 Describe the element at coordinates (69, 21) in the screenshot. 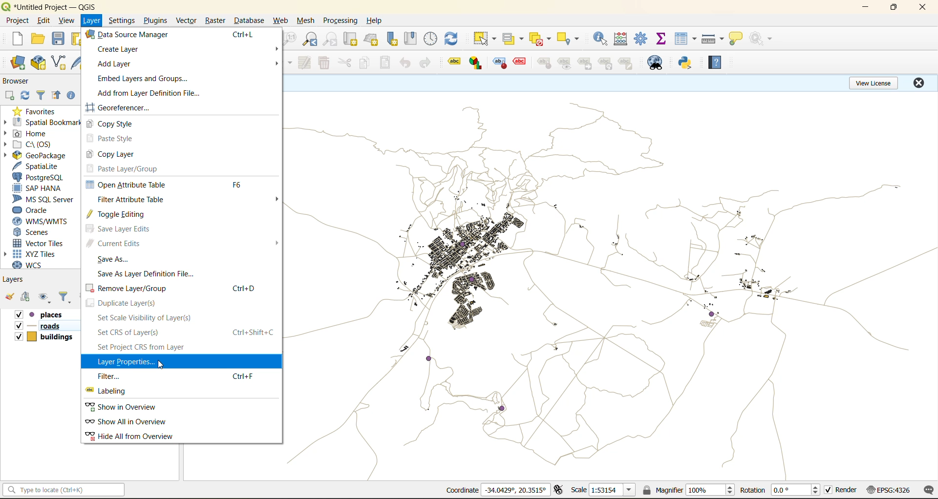

I see `view` at that location.